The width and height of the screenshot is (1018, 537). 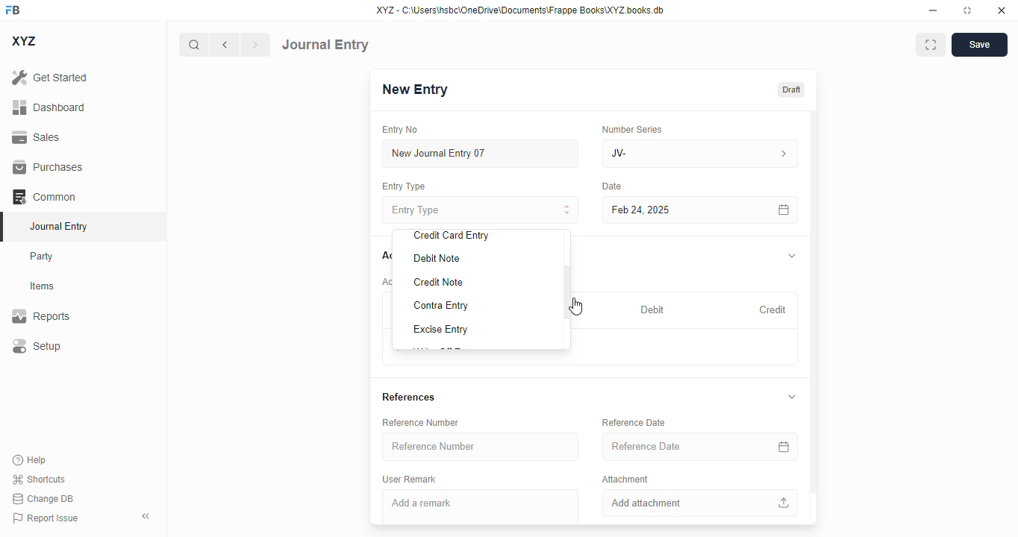 What do you see at coordinates (568, 290) in the screenshot?
I see `scroll bar` at bounding box center [568, 290].